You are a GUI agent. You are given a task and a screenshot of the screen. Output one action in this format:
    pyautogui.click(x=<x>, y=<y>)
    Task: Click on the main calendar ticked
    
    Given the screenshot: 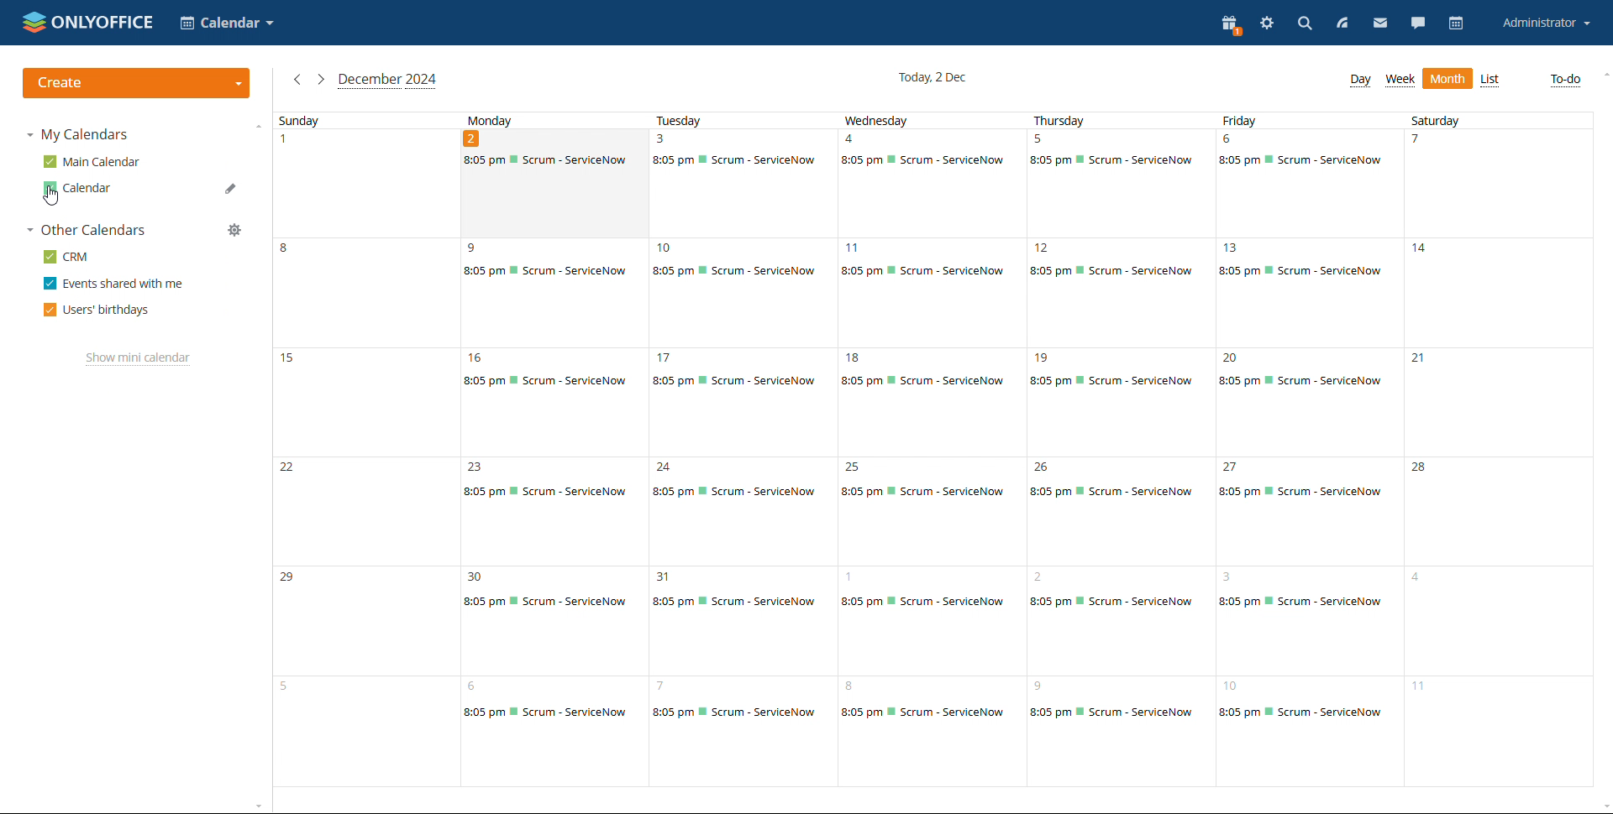 What is the action you would take?
    pyautogui.click(x=94, y=162)
    